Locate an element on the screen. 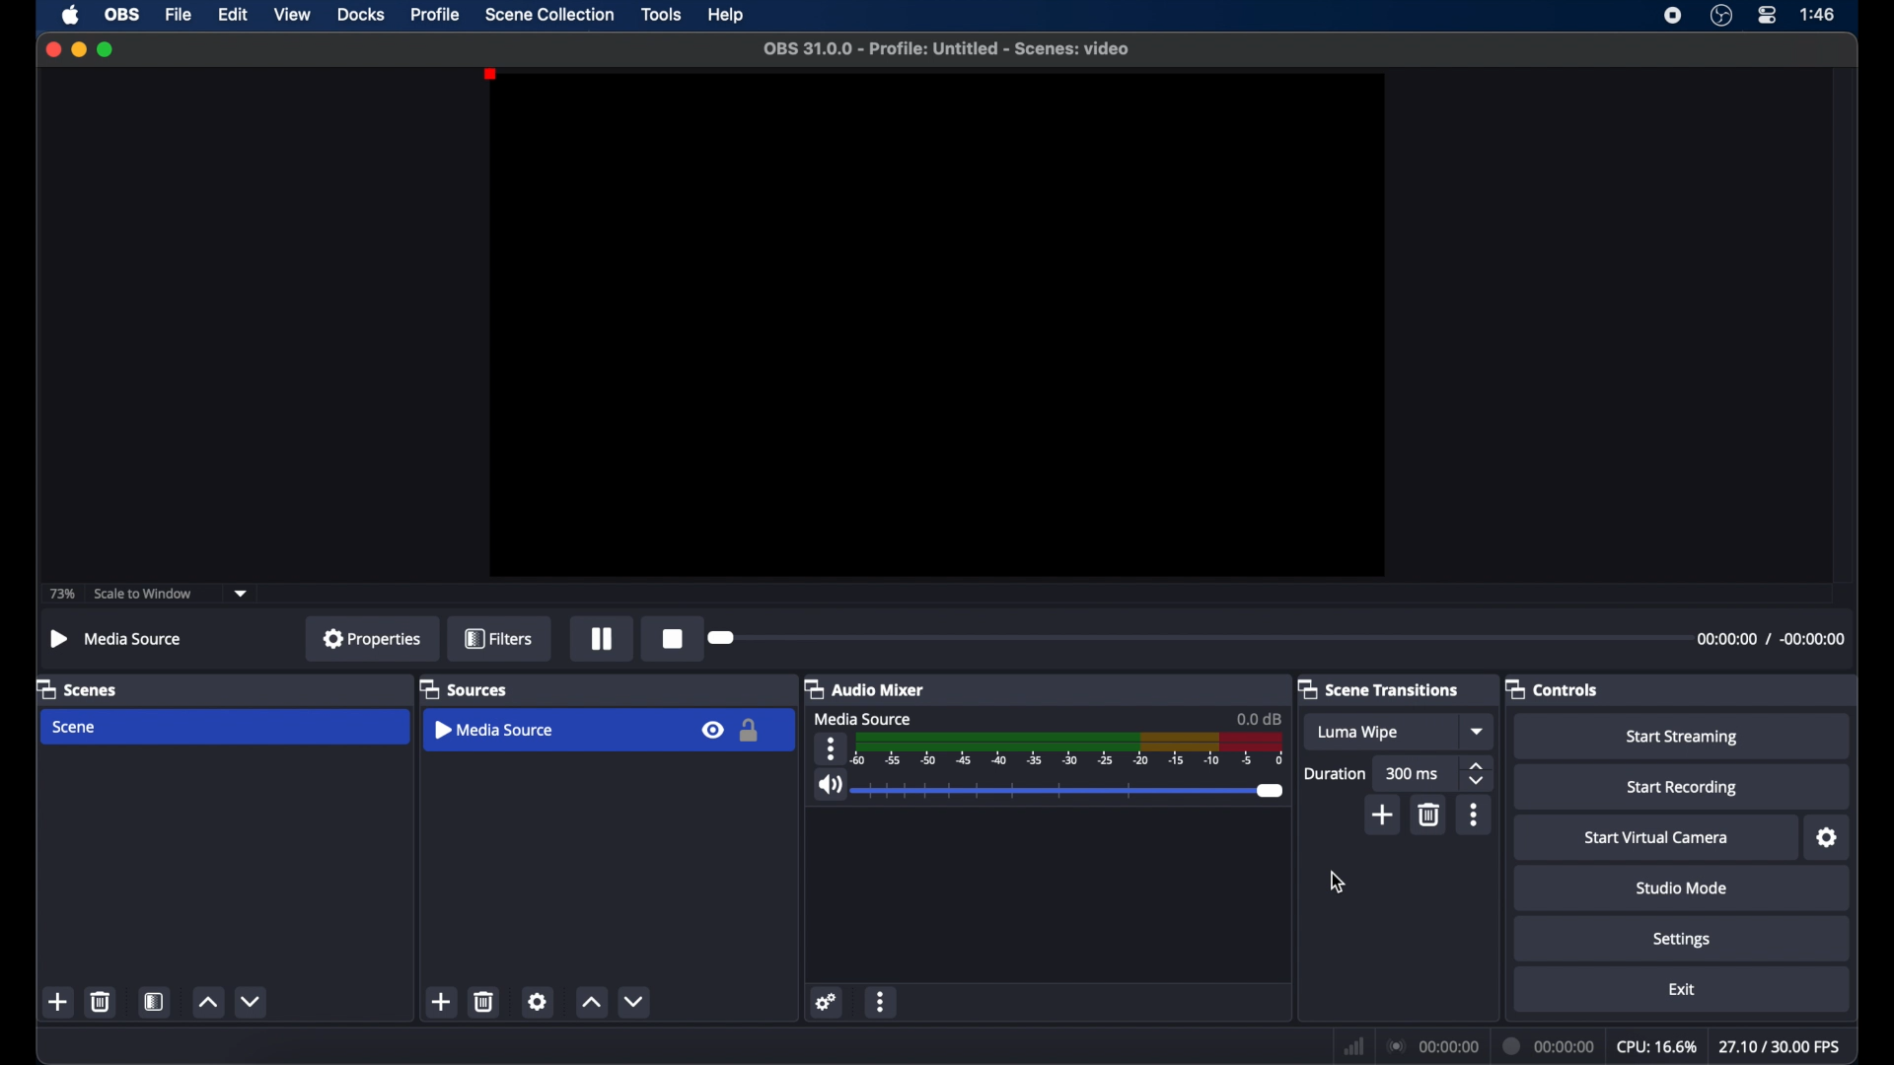 This screenshot has width=1894, height=1065. maximize is located at coordinates (107, 49).